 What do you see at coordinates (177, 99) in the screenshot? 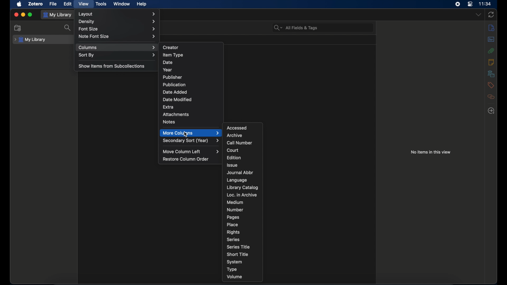
I see `date modified` at bounding box center [177, 99].